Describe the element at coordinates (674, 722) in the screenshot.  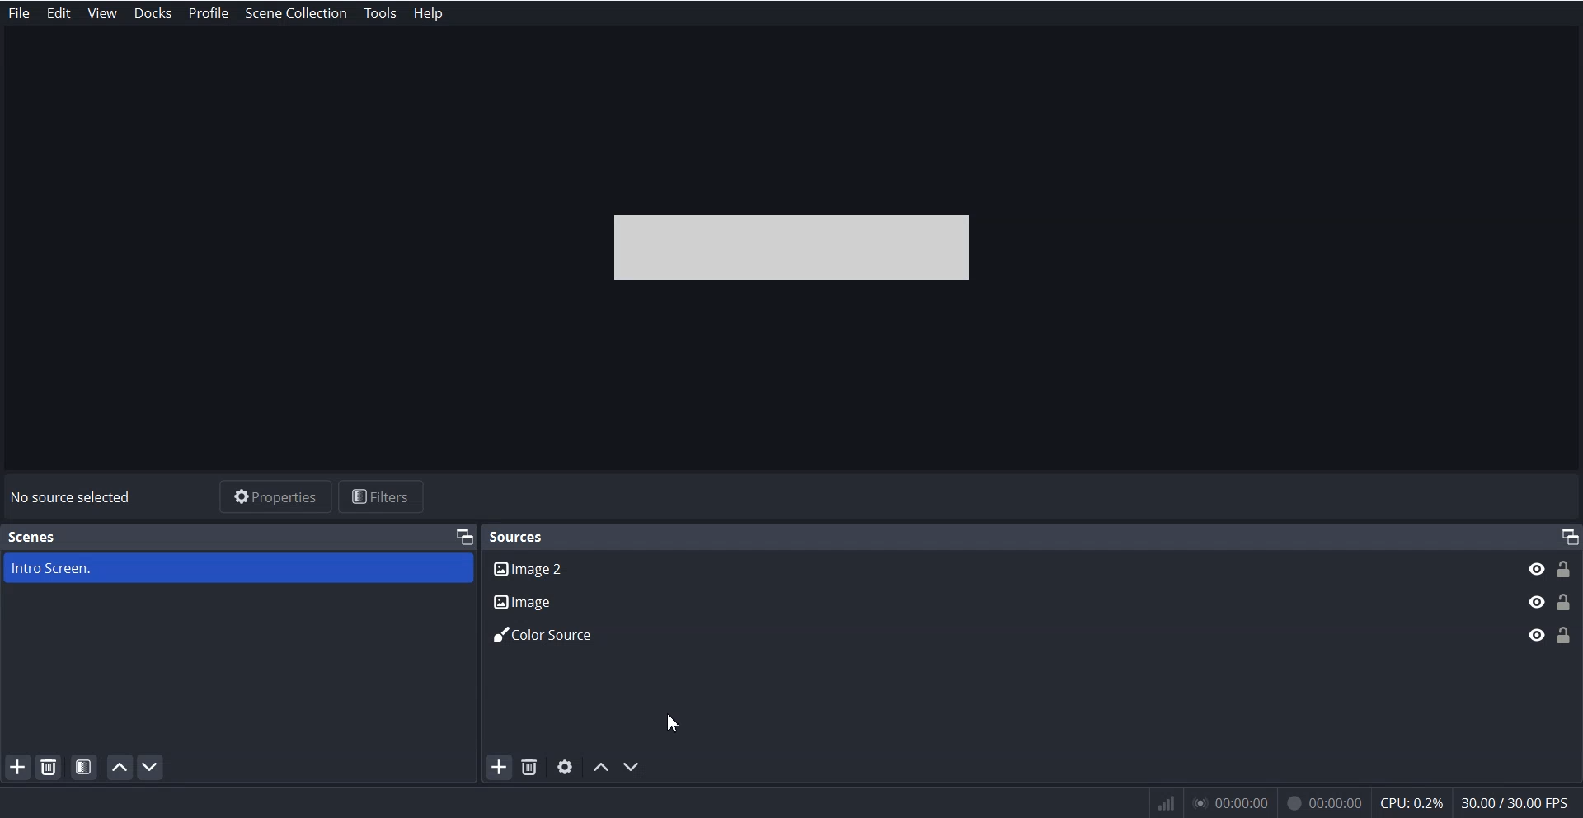
I see `Cursor` at that location.